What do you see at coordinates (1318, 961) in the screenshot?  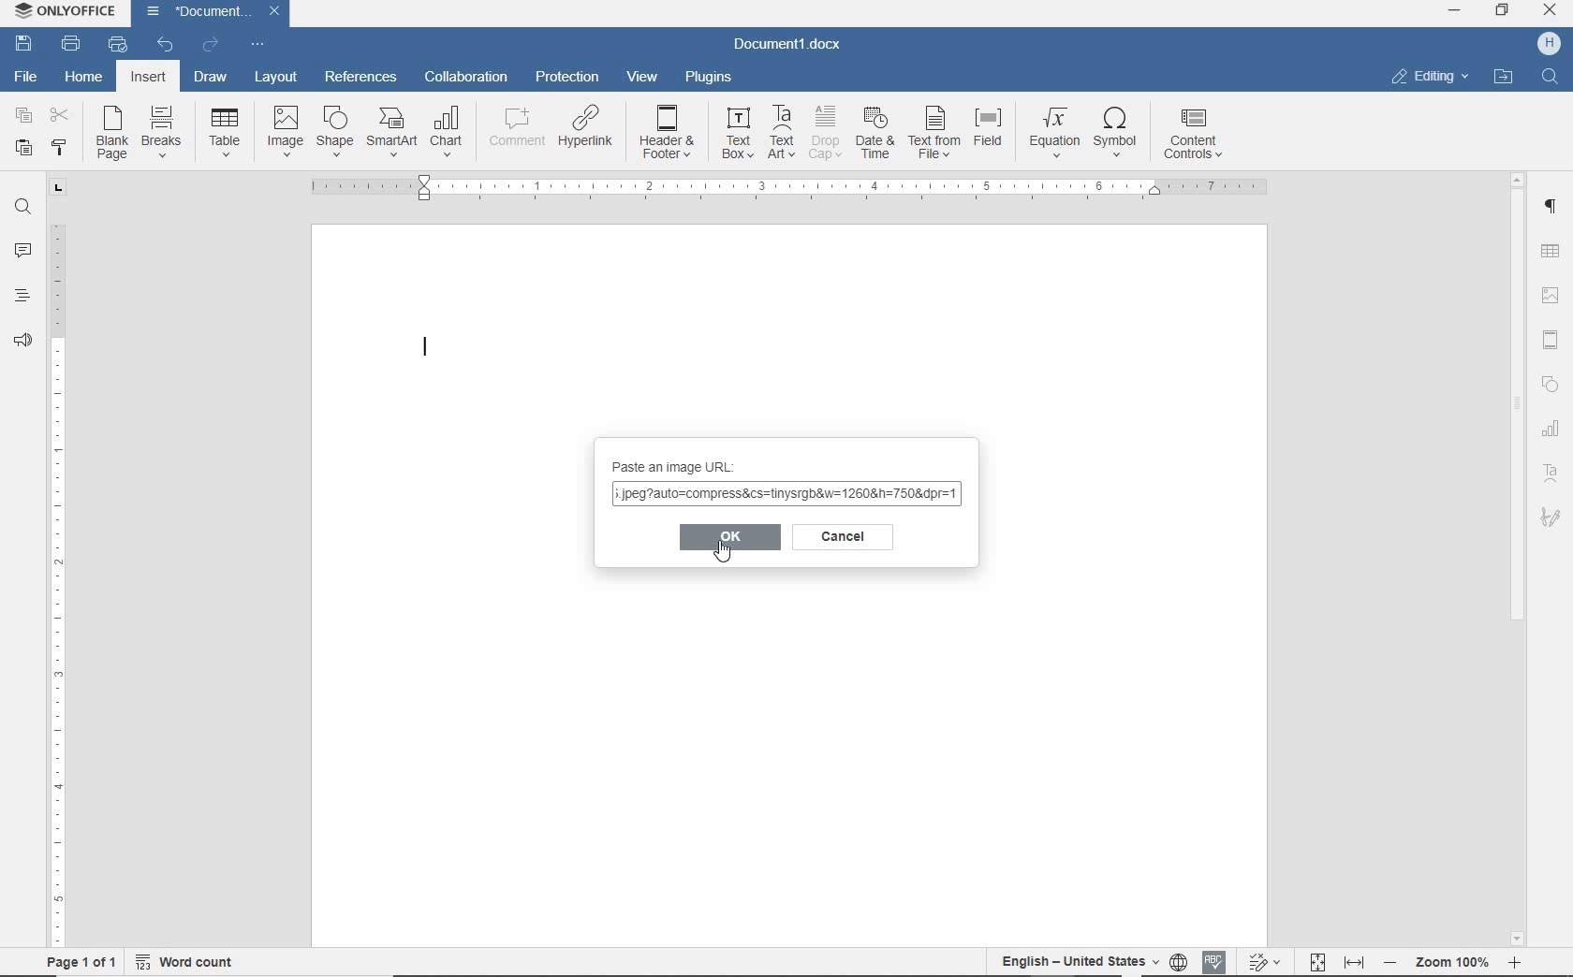 I see `fit to page` at bounding box center [1318, 961].